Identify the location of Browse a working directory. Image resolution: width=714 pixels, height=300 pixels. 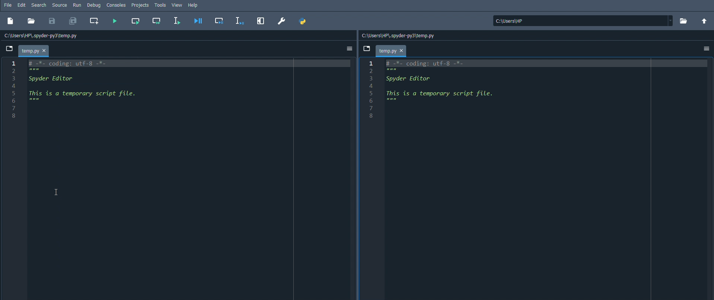
(683, 20).